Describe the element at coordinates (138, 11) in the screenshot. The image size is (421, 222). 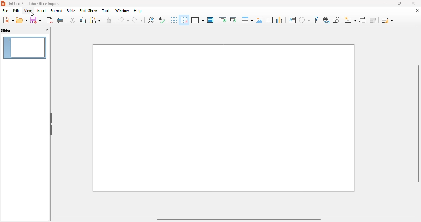
I see `help` at that location.